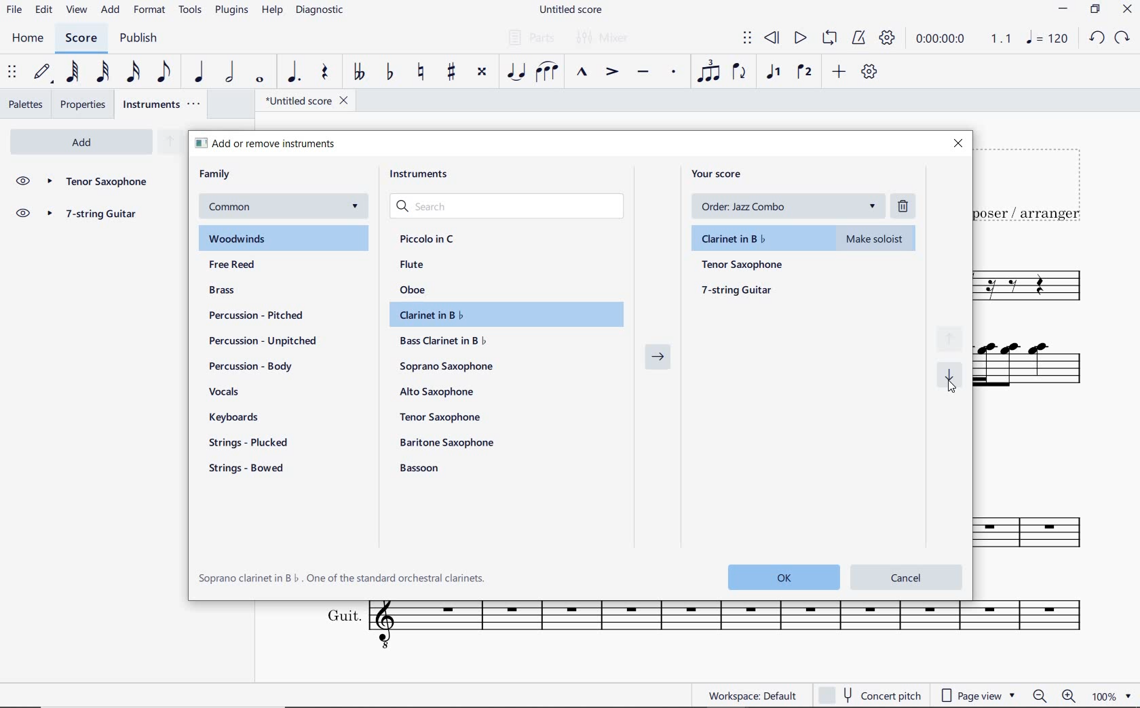  Describe the element at coordinates (779, 576) in the screenshot. I see `ok` at that location.